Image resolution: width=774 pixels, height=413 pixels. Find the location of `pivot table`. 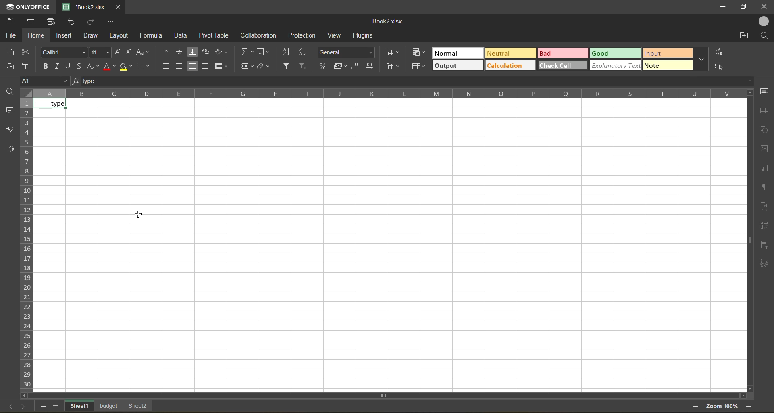

pivot table is located at coordinates (765, 226).